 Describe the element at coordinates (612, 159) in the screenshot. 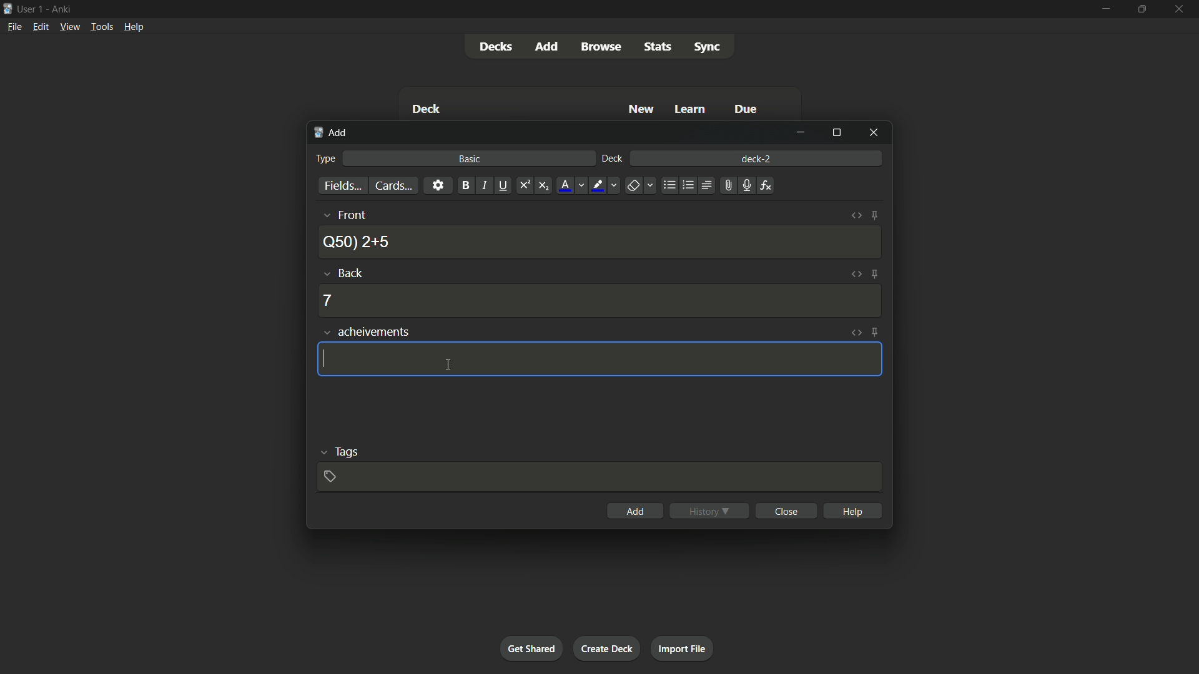

I see `deck` at that location.